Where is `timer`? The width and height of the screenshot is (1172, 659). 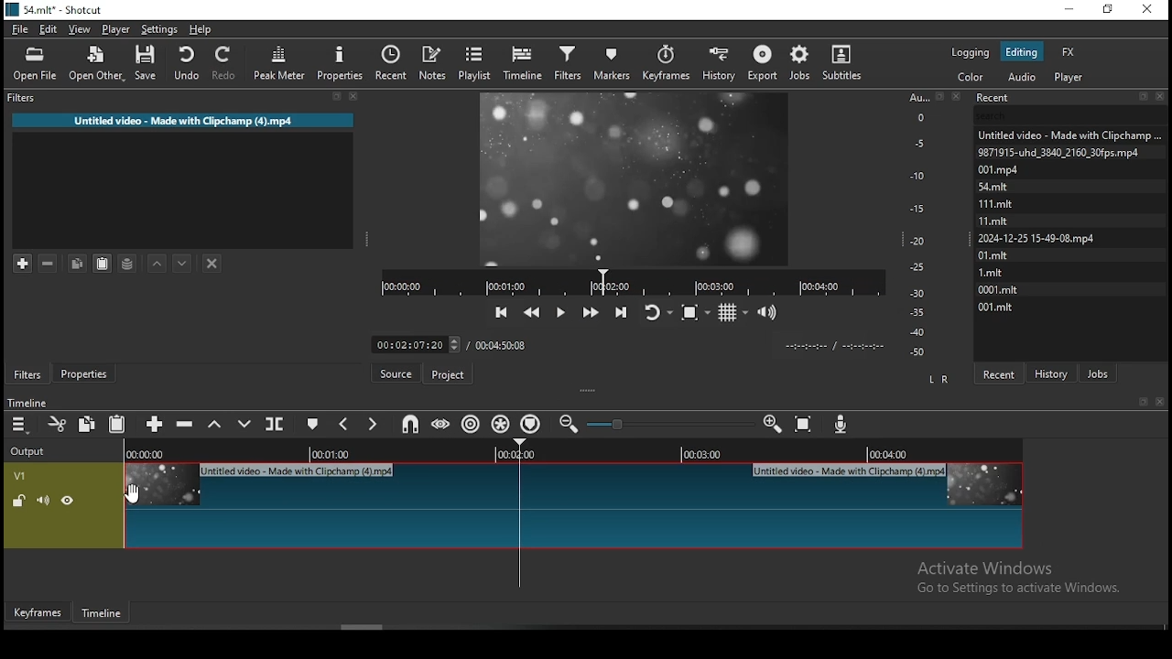
timer is located at coordinates (830, 346).